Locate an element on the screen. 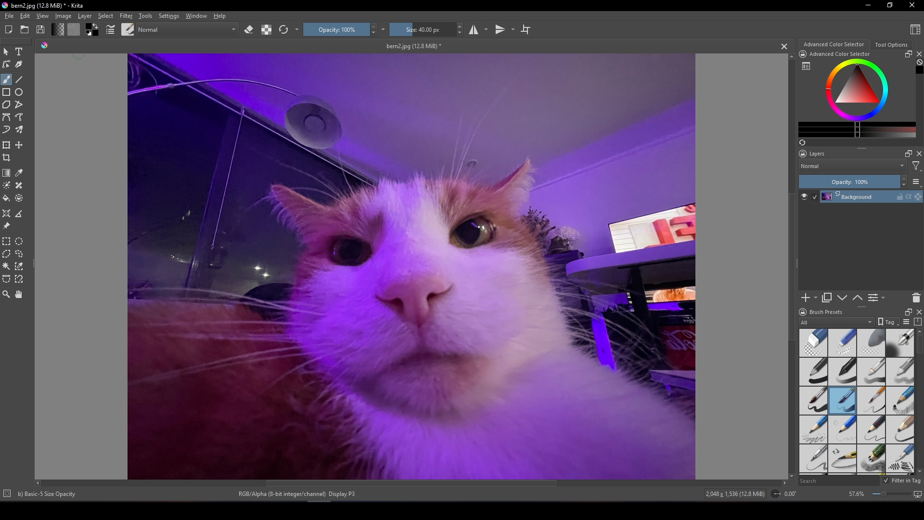 The height and width of the screenshot is (520, 924). Opacity is located at coordinates (341, 29).